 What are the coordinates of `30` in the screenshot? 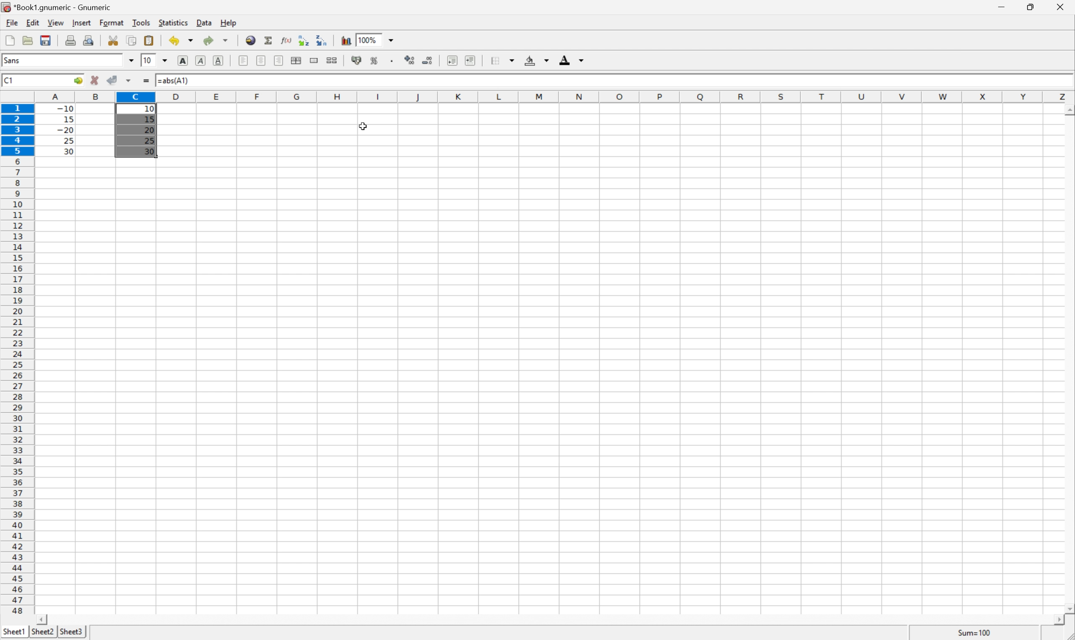 It's located at (151, 153).